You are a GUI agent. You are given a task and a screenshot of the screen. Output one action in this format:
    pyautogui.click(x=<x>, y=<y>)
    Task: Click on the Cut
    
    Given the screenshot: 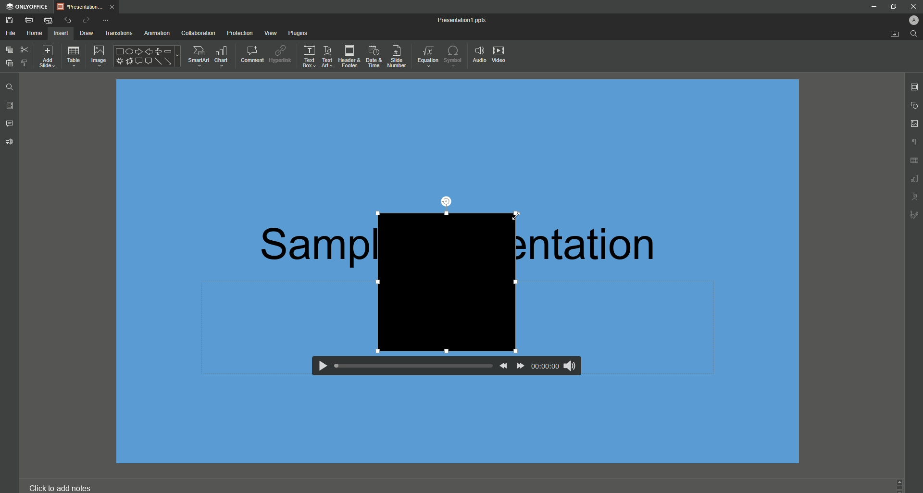 What is the action you would take?
    pyautogui.click(x=24, y=49)
    